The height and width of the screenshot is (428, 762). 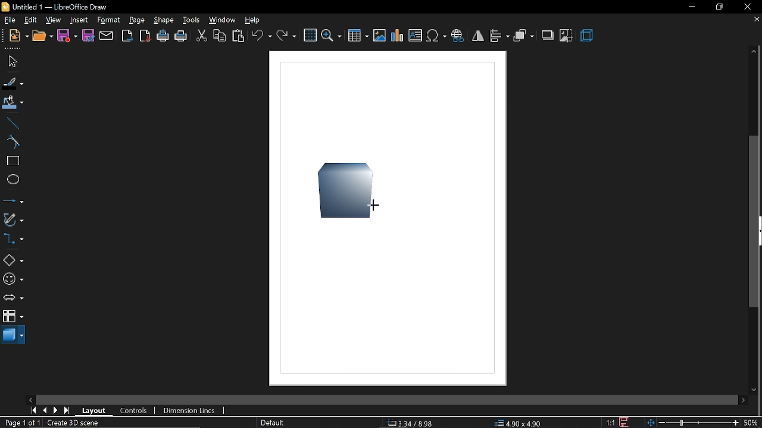 I want to click on shape, so click(x=343, y=189).